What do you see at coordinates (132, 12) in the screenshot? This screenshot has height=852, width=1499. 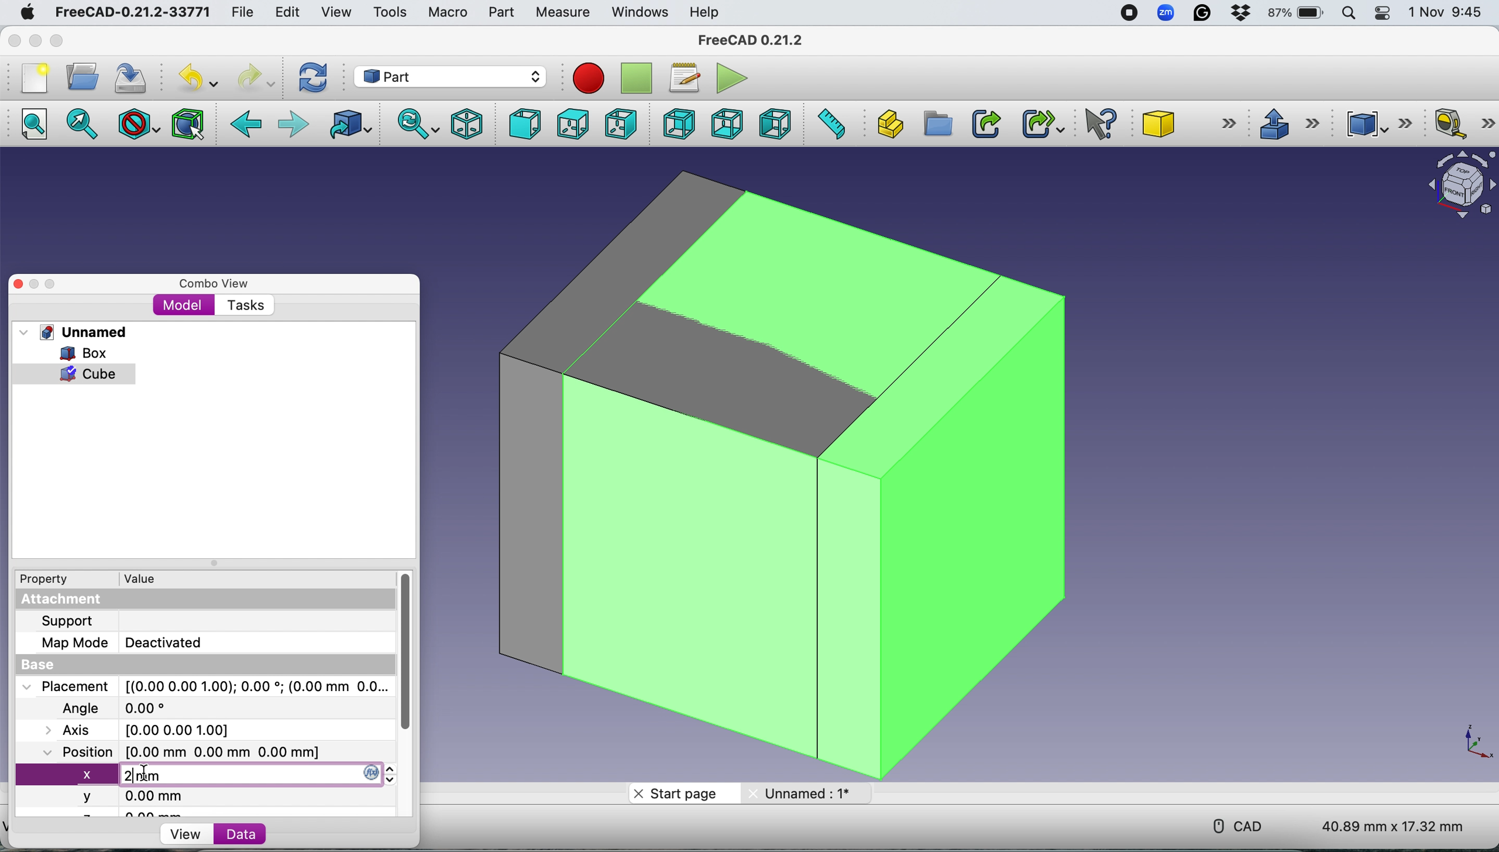 I see `FreeCAD-0.21.2-33771` at bounding box center [132, 12].